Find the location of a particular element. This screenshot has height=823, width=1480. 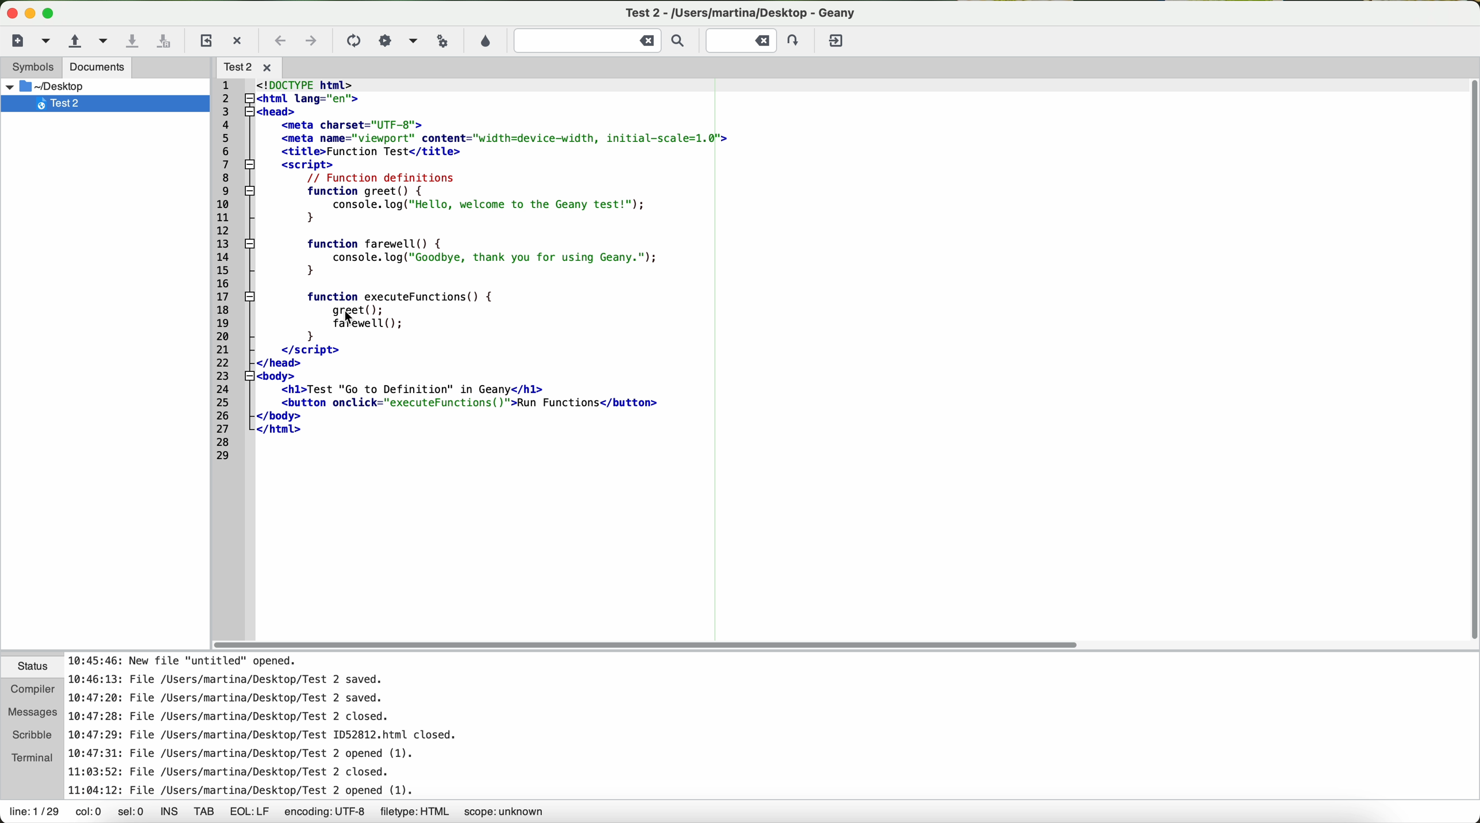

open an existing file is located at coordinates (71, 43).